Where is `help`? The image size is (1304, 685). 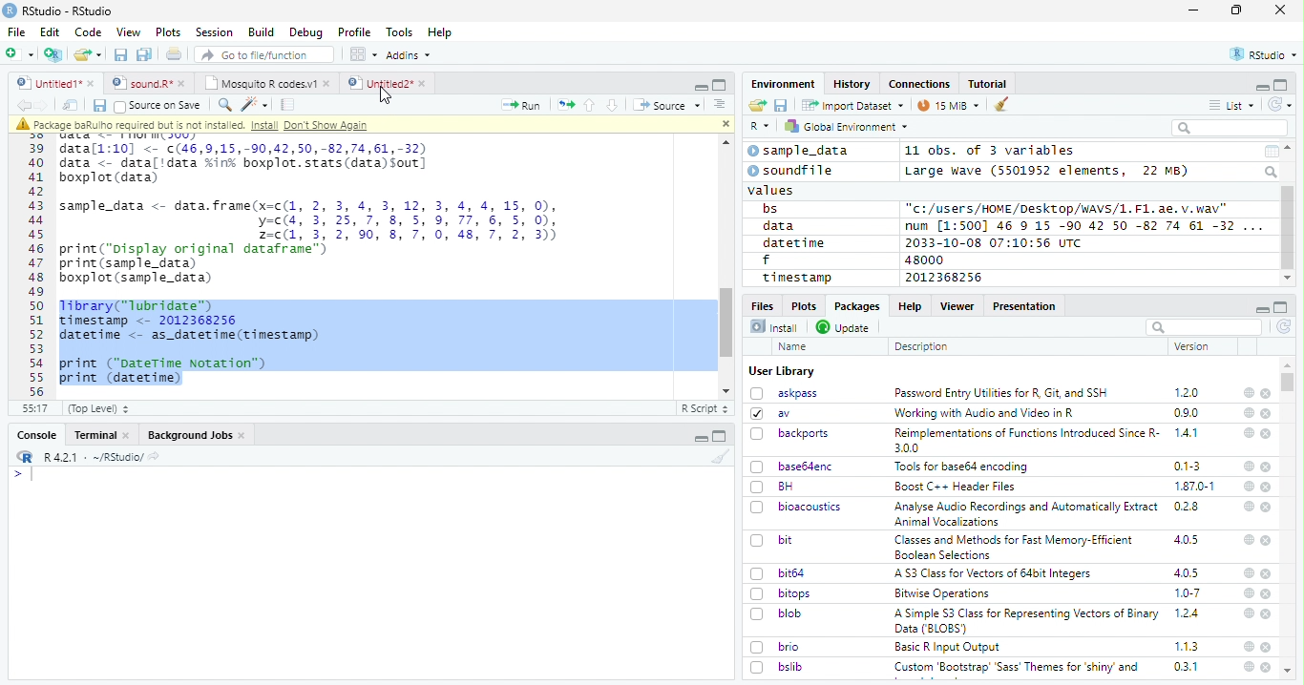
help is located at coordinates (1248, 667).